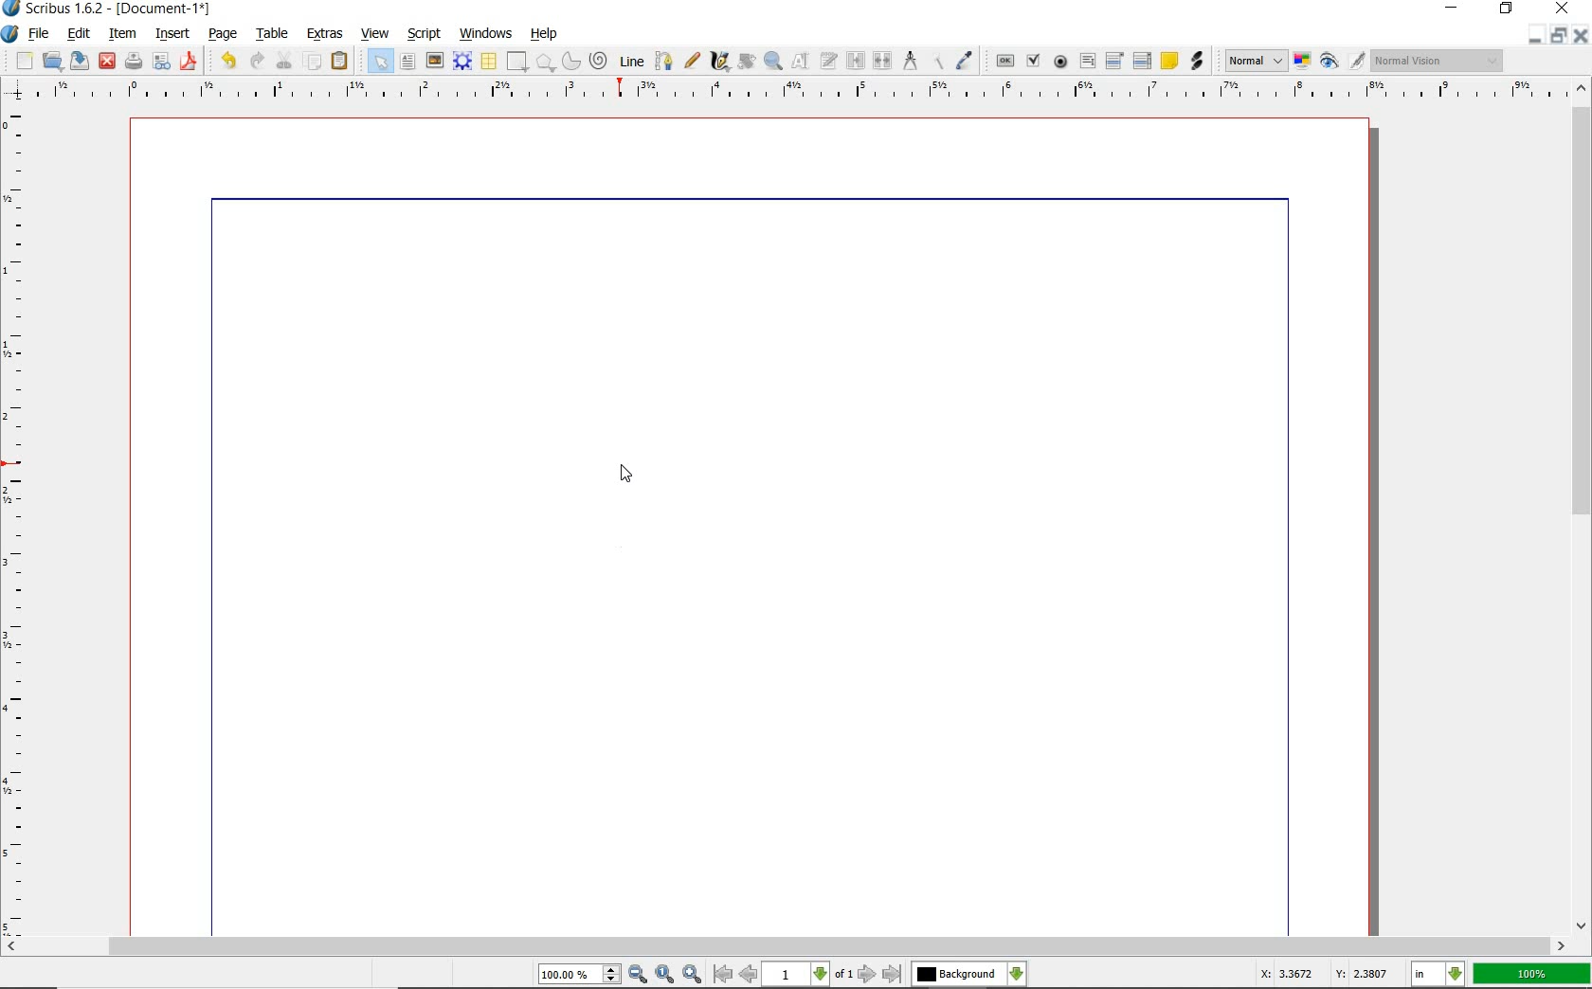 The height and width of the screenshot is (989, 1592). Describe the element at coordinates (787, 945) in the screenshot. I see `scrollbar` at that location.